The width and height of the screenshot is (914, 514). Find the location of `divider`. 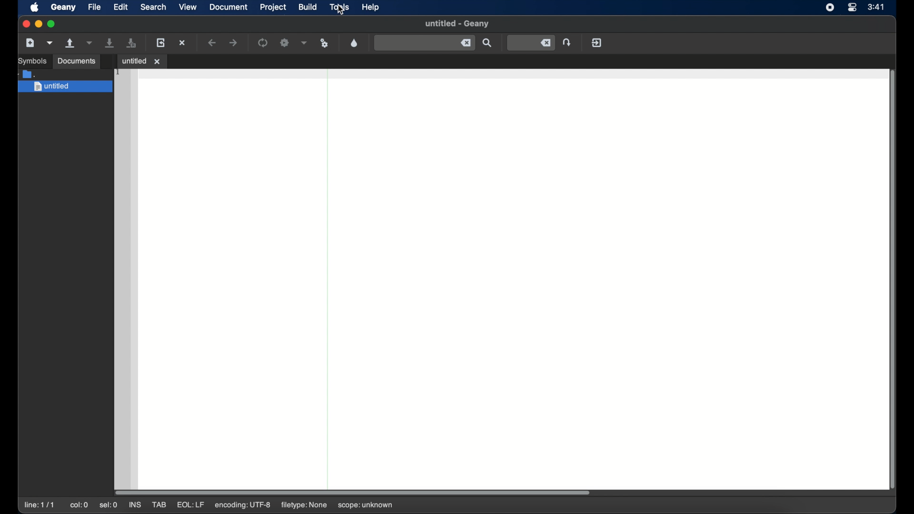

divider is located at coordinates (328, 275).